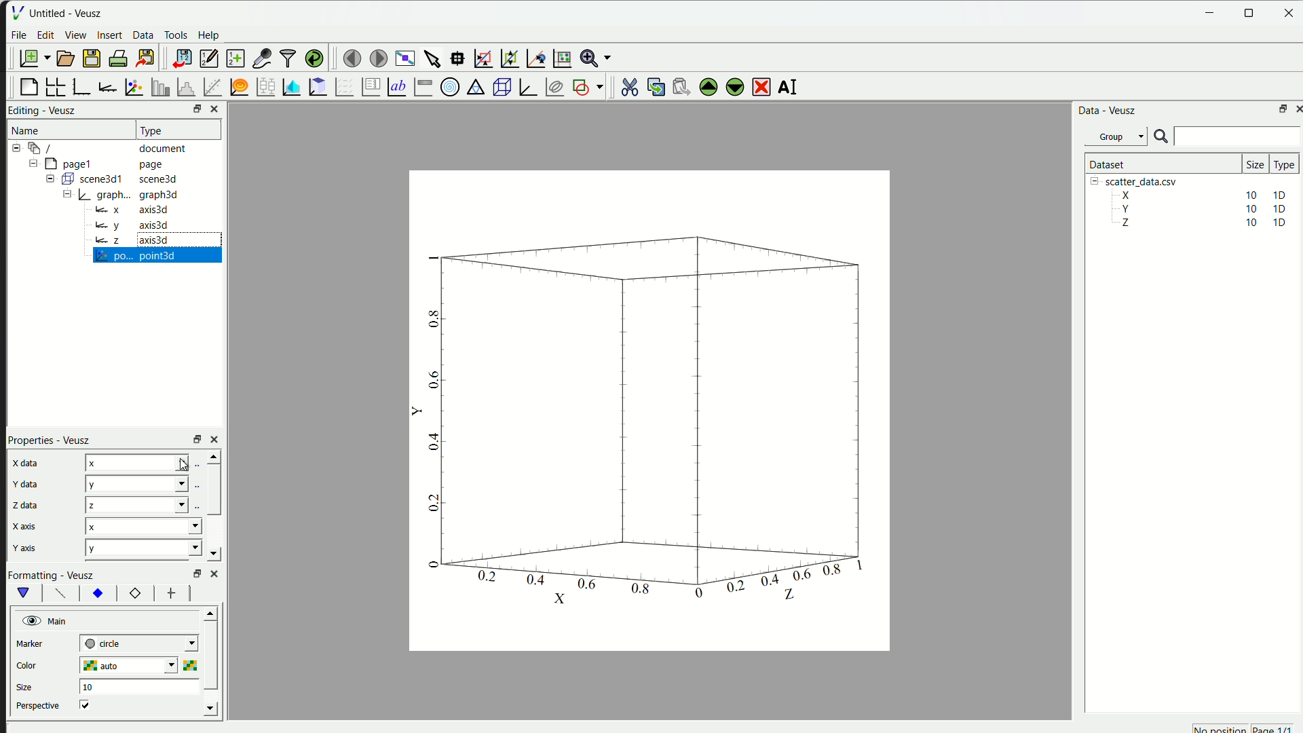 The width and height of the screenshot is (1303, 733). I want to click on search icon, so click(1161, 136).